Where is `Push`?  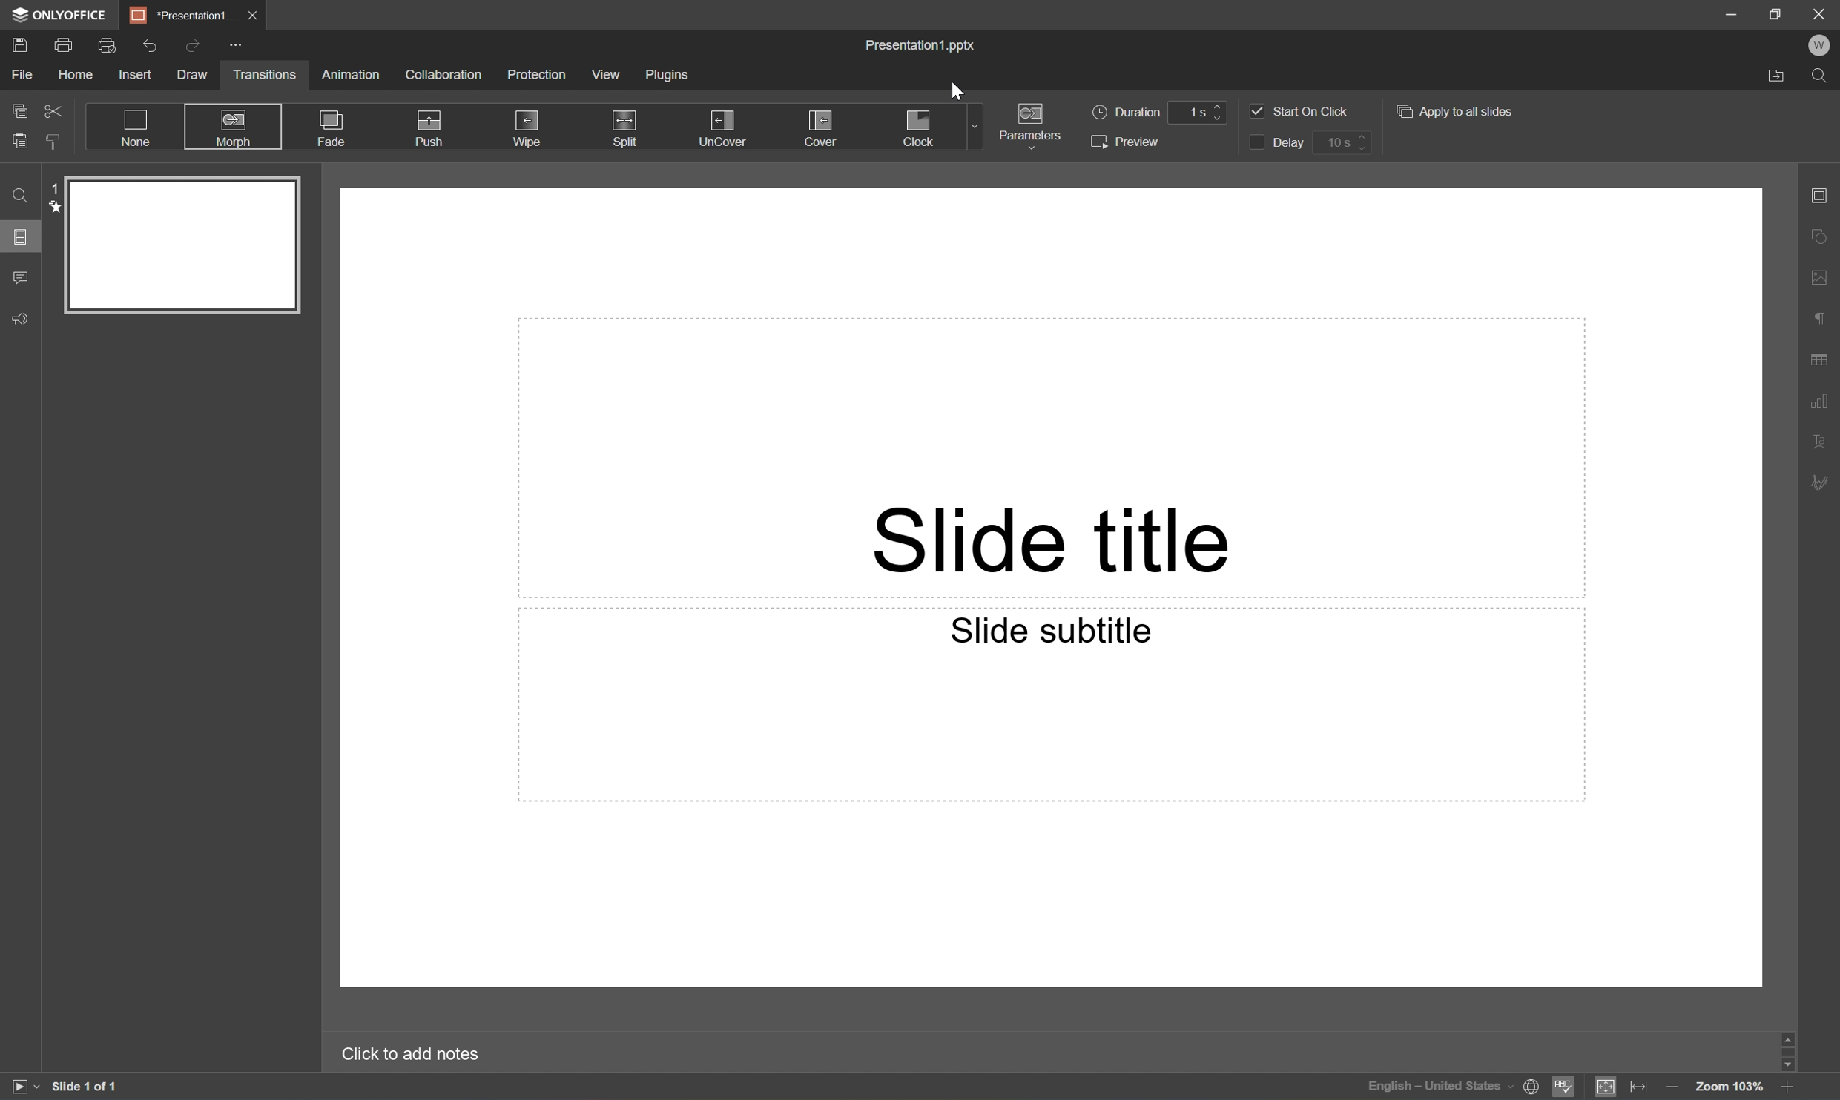 Push is located at coordinates (426, 130).